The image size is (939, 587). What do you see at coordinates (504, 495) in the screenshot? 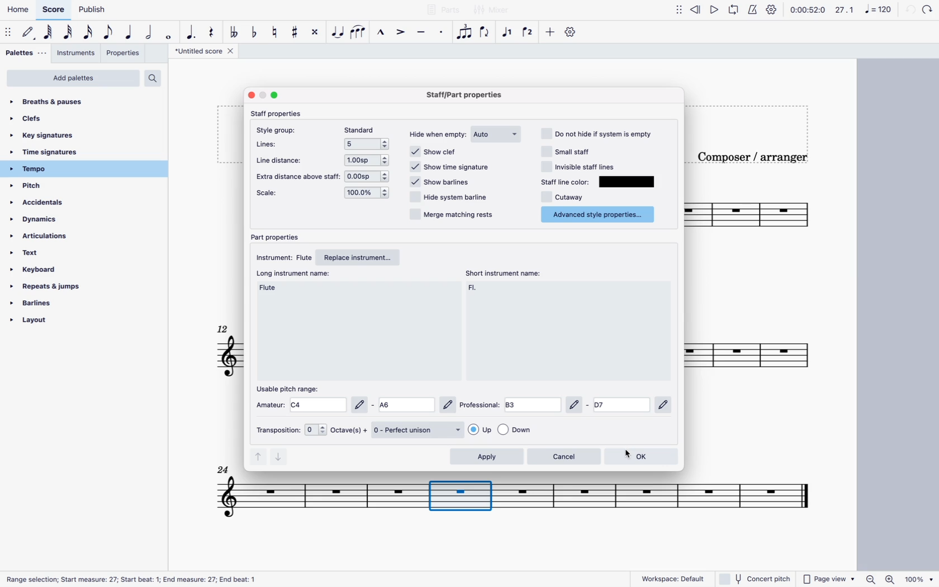
I see `` at bounding box center [504, 495].